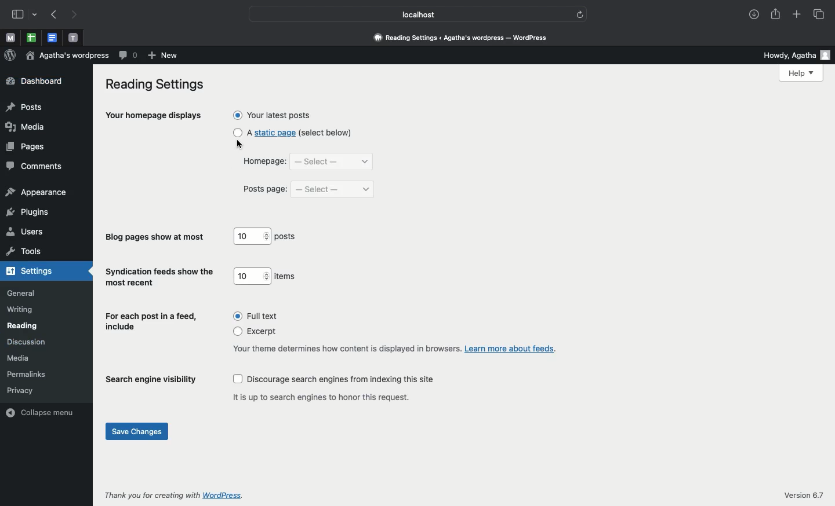 The image size is (835, 506). Describe the element at coordinates (34, 167) in the screenshot. I see `comments` at that location.